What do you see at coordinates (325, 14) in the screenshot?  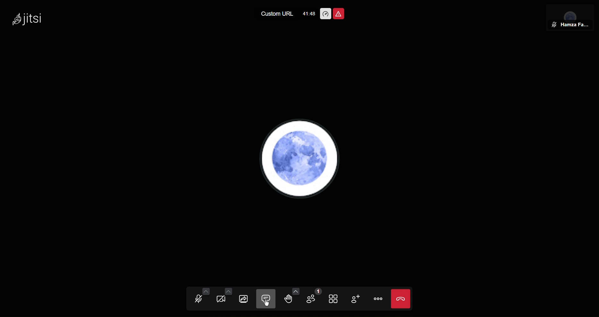 I see `Performance Settings` at bounding box center [325, 14].